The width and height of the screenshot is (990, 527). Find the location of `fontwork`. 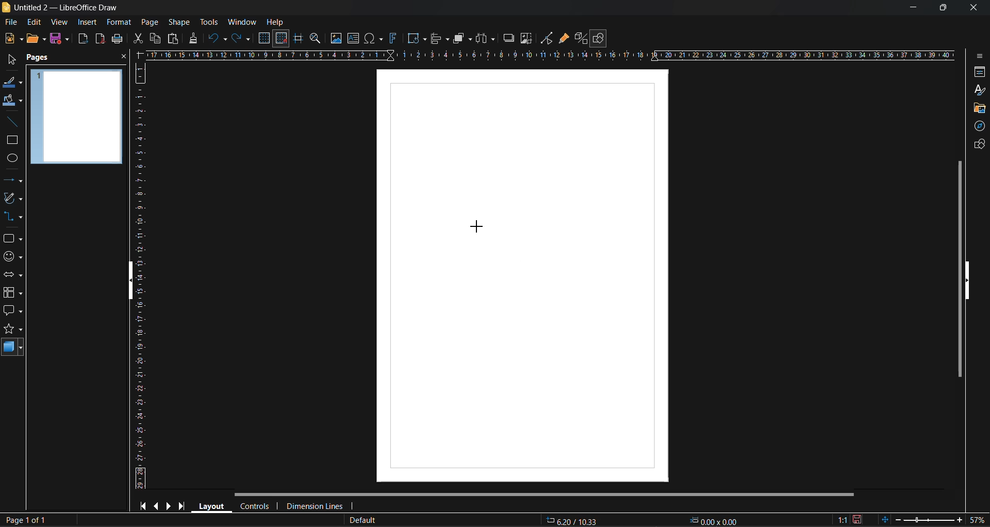

fontwork is located at coordinates (395, 38).